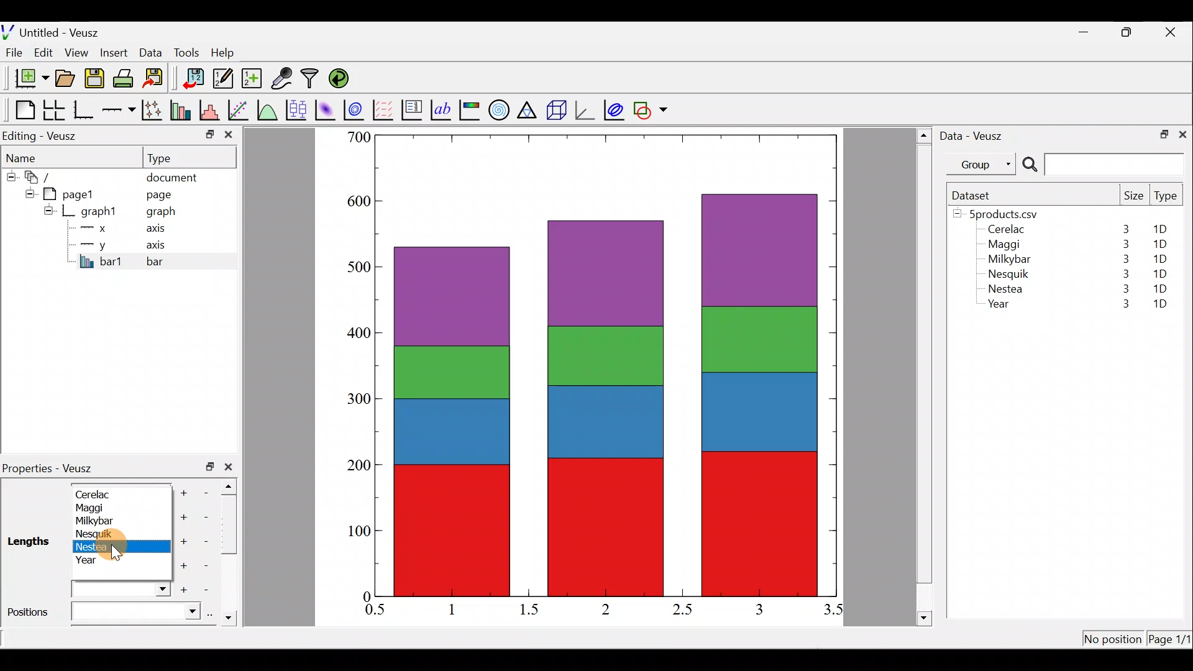 Image resolution: width=1193 pixels, height=671 pixels. I want to click on Milkybar, so click(98, 520).